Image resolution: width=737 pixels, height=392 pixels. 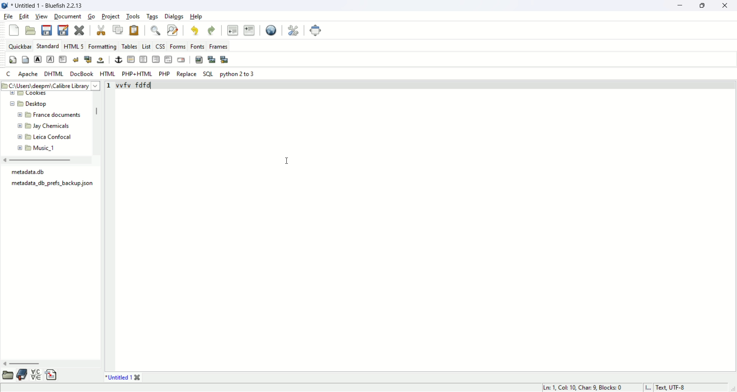 What do you see at coordinates (37, 160) in the screenshot?
I see `horizontal scroll bar` at bounding box center [37, 160].